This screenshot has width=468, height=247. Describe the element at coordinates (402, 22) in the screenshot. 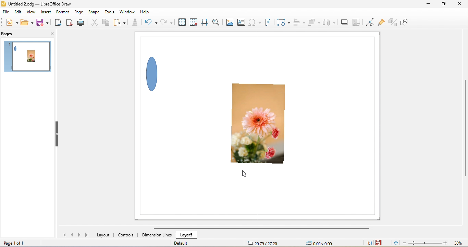

I see `show draw function ` at that location.